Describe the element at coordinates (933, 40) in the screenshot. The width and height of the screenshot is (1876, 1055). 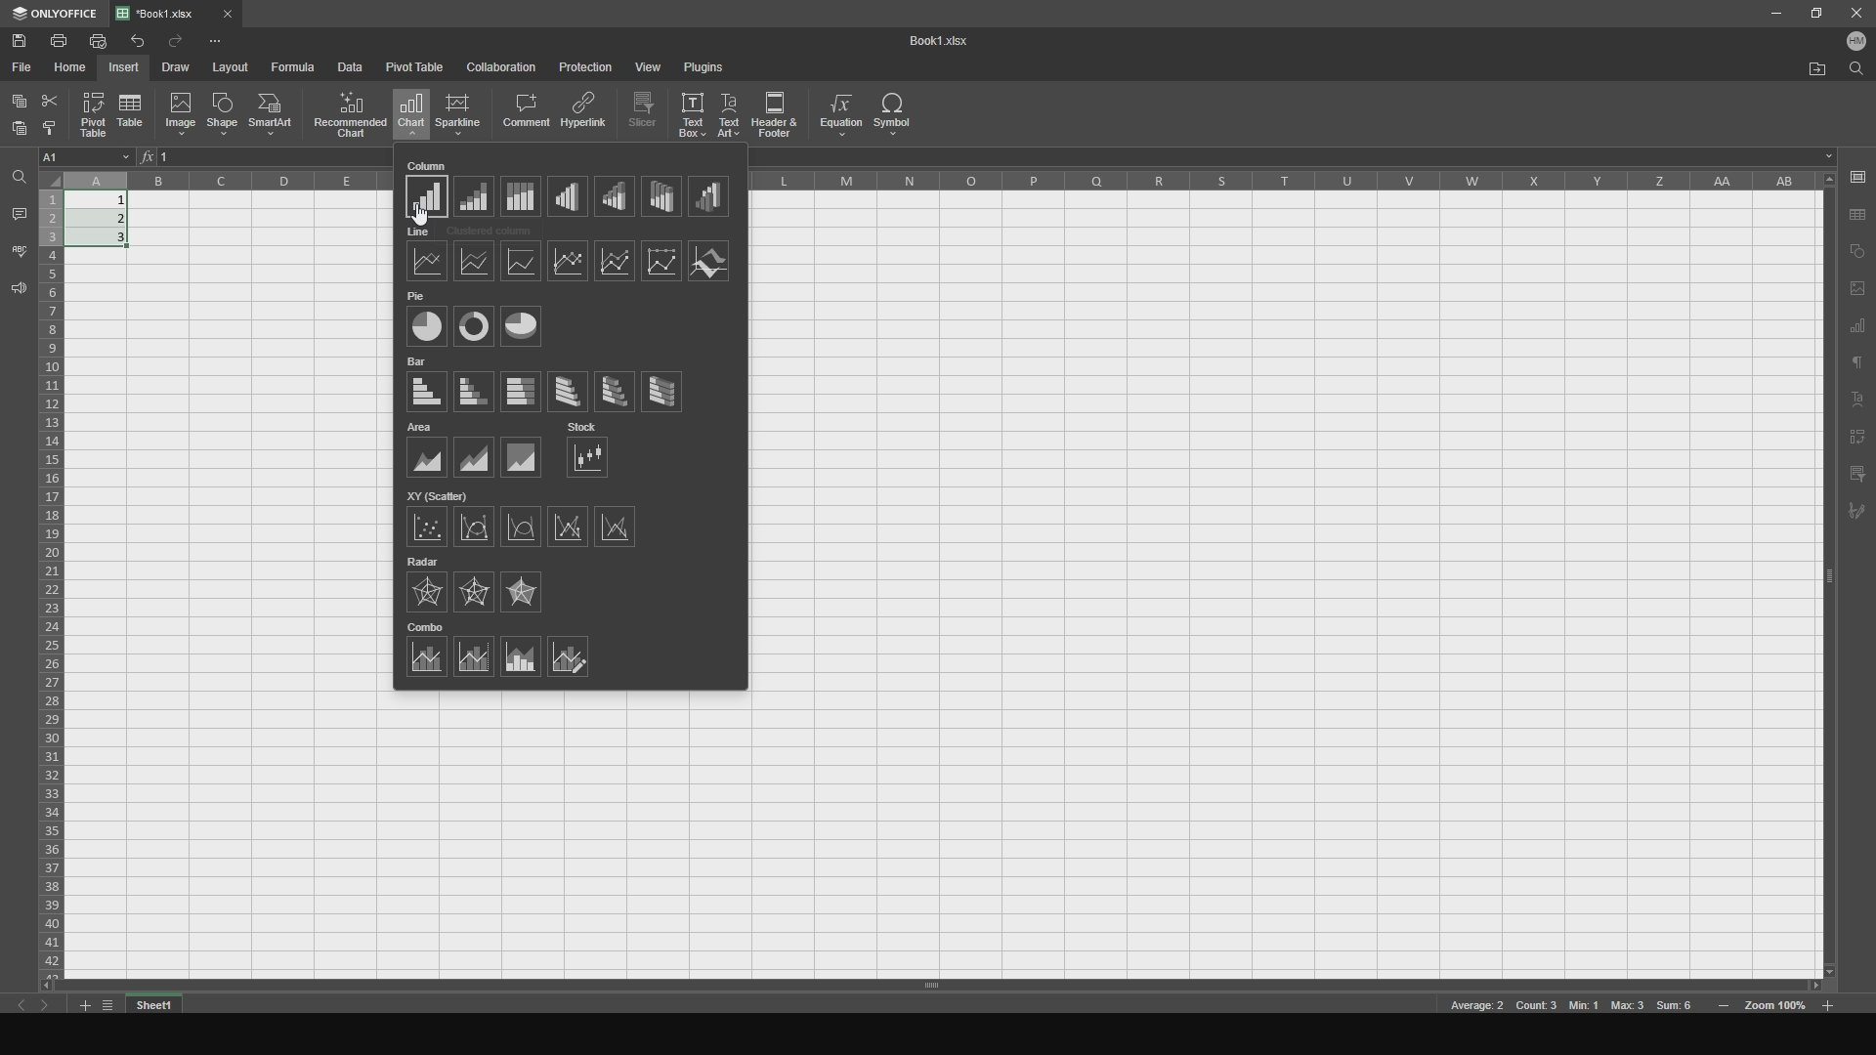
I see `title name` at that location.